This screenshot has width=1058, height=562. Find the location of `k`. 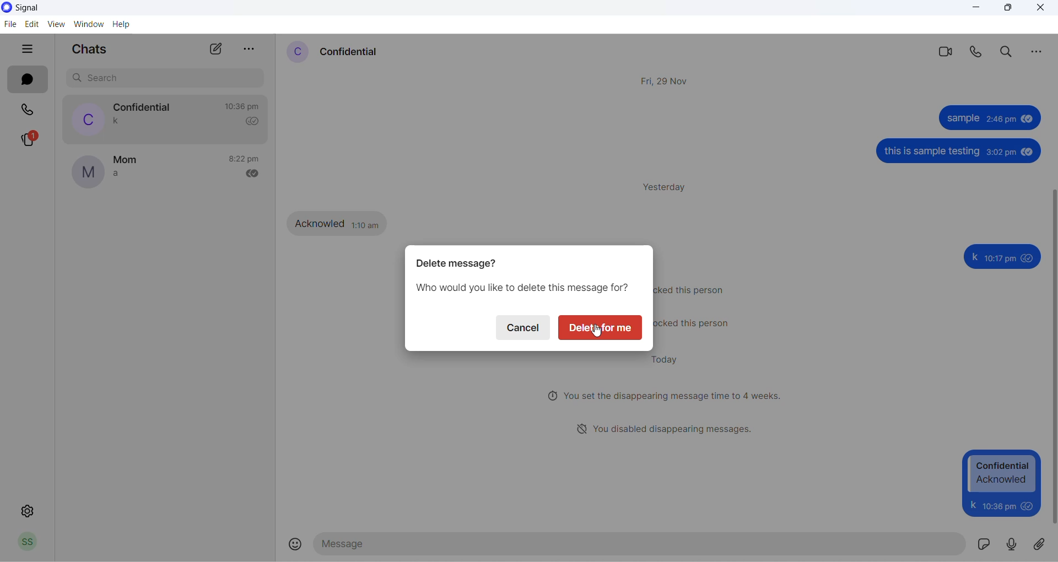

k is located at coordinates (973, 257).